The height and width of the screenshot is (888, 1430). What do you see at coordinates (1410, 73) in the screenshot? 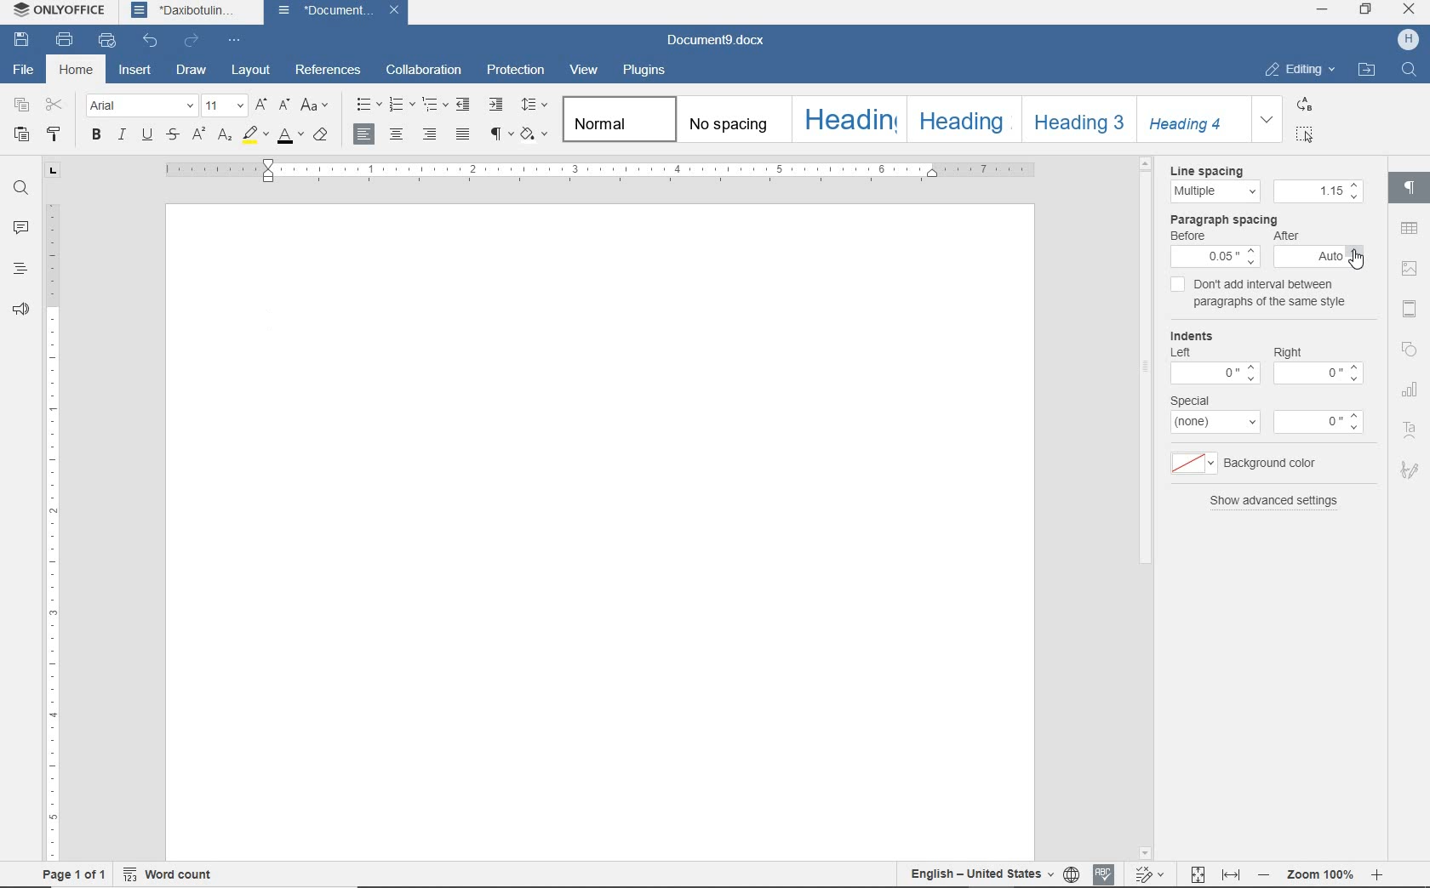
I see `FIND` at bounding box center [1410, 73].